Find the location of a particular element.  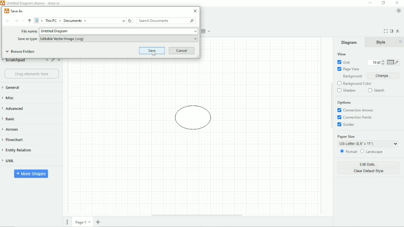

Restore down is located at coordinates (383, 3).